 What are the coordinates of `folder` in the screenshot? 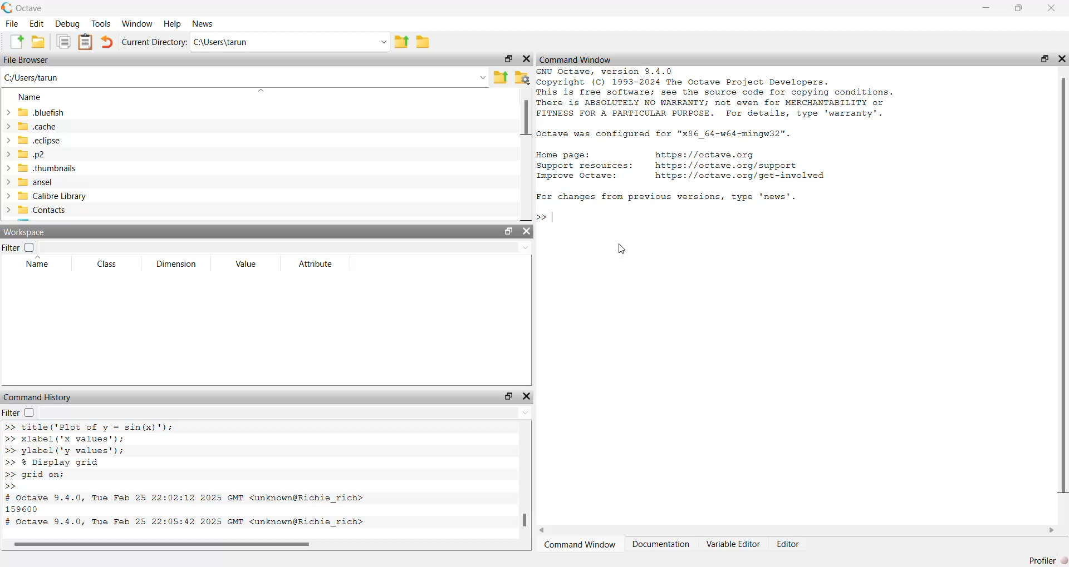 It's located at (423, 42).